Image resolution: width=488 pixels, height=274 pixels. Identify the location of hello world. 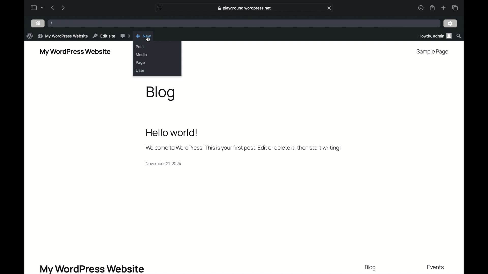
(172, 133).